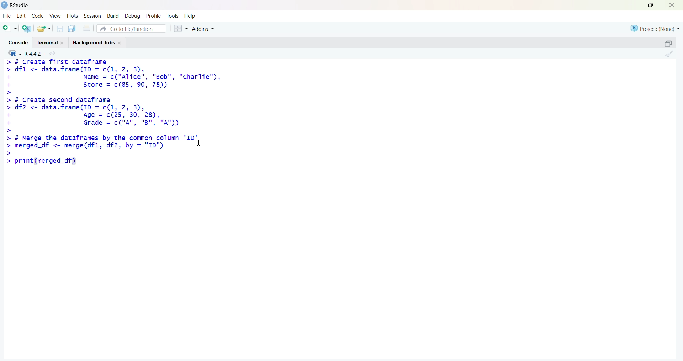  What do you see at coordinates (113, 96) in the screenshot?
I see `# Create Tirst dataframe
dfl <- data.frame(ID = c(1, 2, 3),
Name = c("Alice", "Bob", "Char
Score = c(85, 90, 78))
# Create second dataframe
df2 <- data.frame(ID = c(1, 2, 3),
Age = c(25, 30, 28),
Grade = c("A", "B", "A"))` at bounding box center [113, 96].